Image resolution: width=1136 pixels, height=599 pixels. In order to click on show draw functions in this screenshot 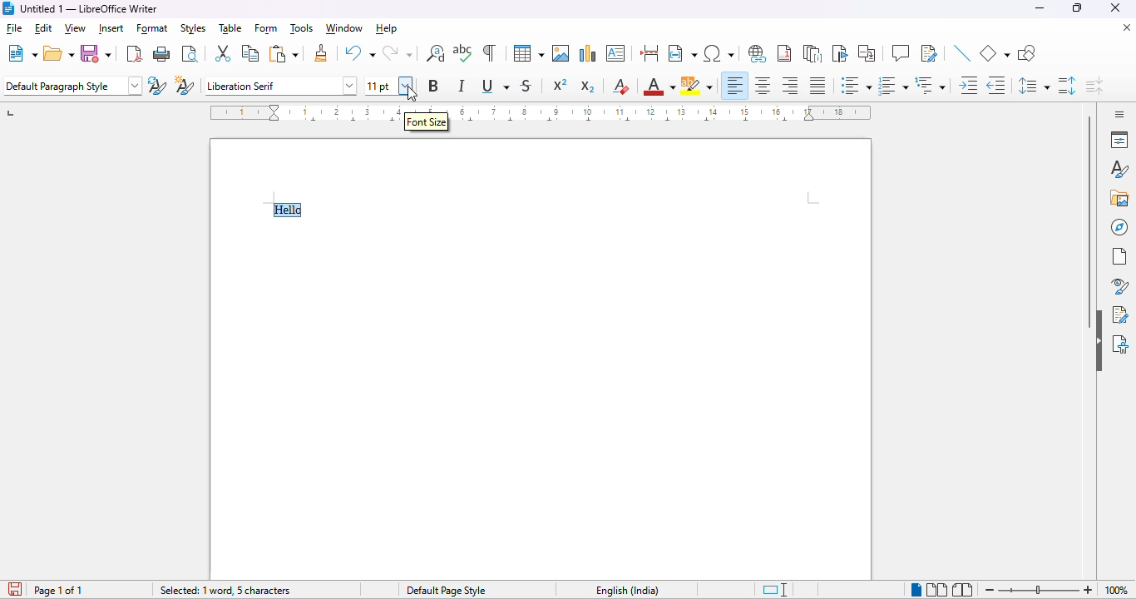, I will do `click(1026, 54)`.